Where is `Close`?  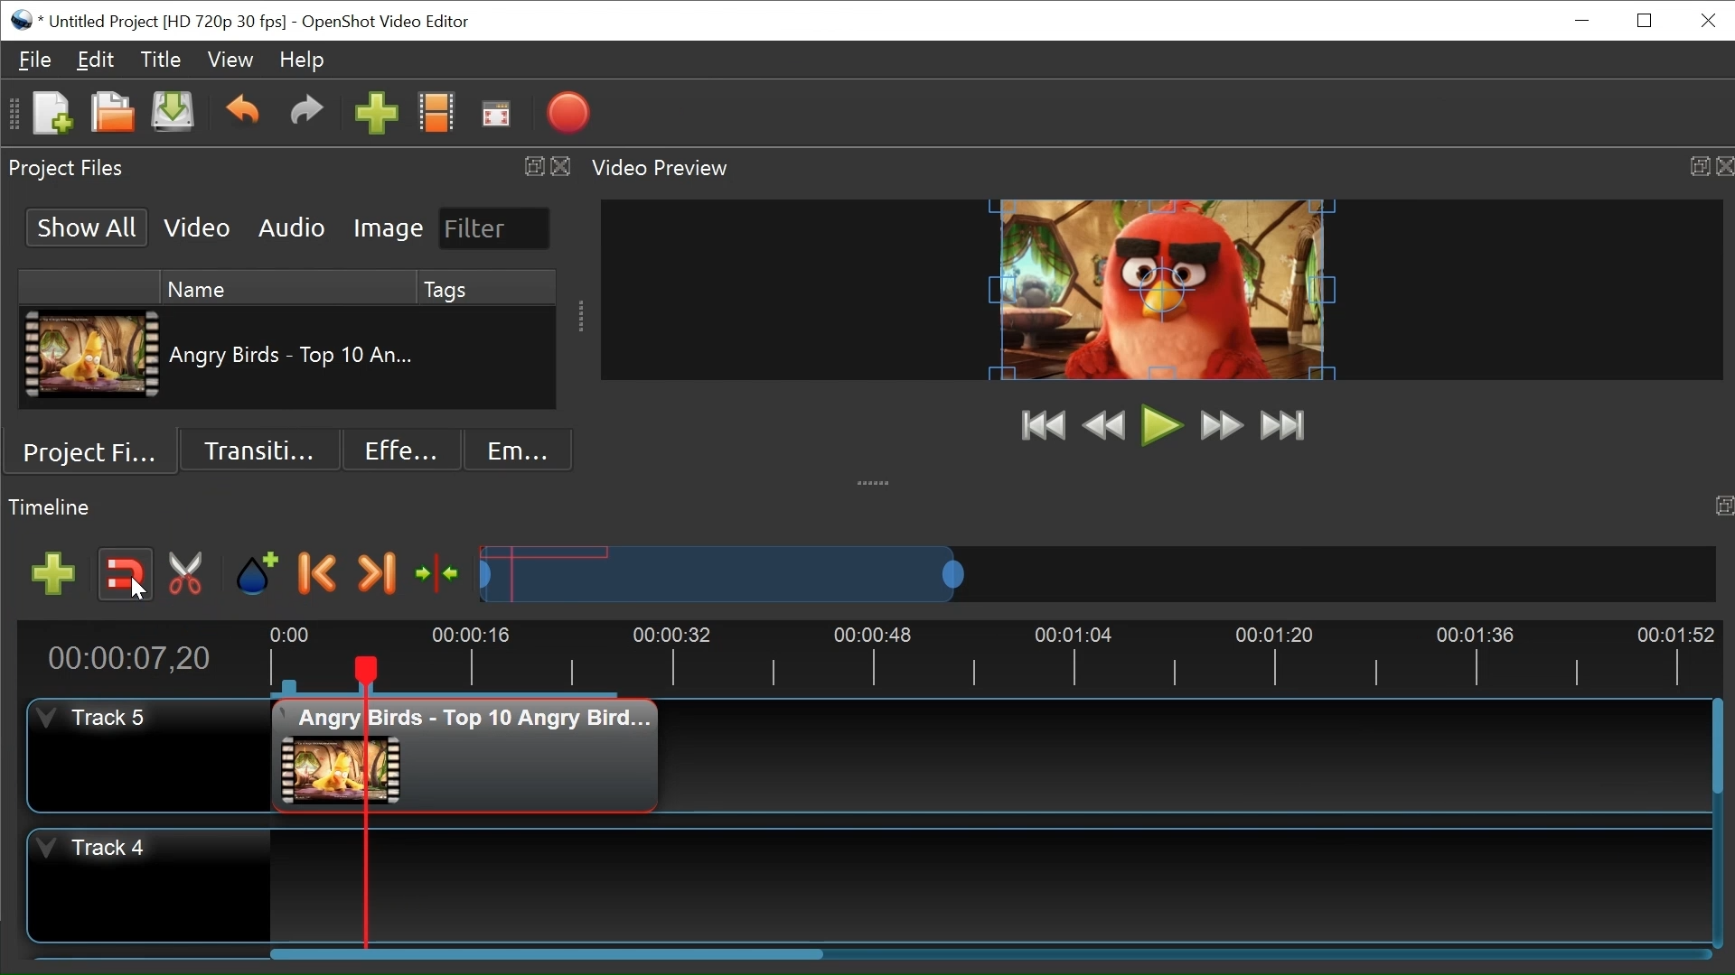
Close is located at coordinates (1707, 20).